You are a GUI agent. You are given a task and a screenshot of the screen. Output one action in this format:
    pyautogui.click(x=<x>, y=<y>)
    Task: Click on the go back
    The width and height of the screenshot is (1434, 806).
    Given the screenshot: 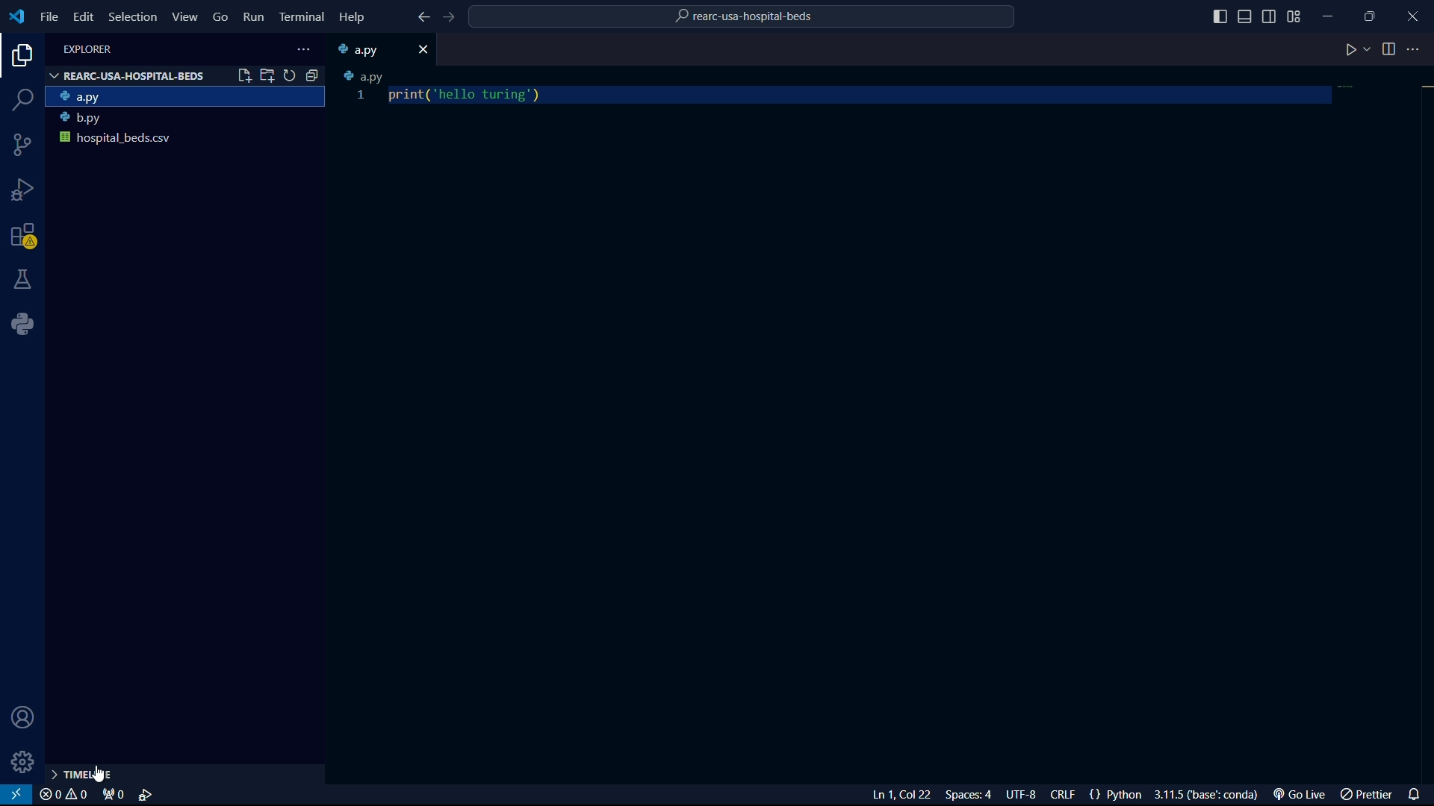 What is the action you would take?
    pyautogui.click(x=420, y=17)
    